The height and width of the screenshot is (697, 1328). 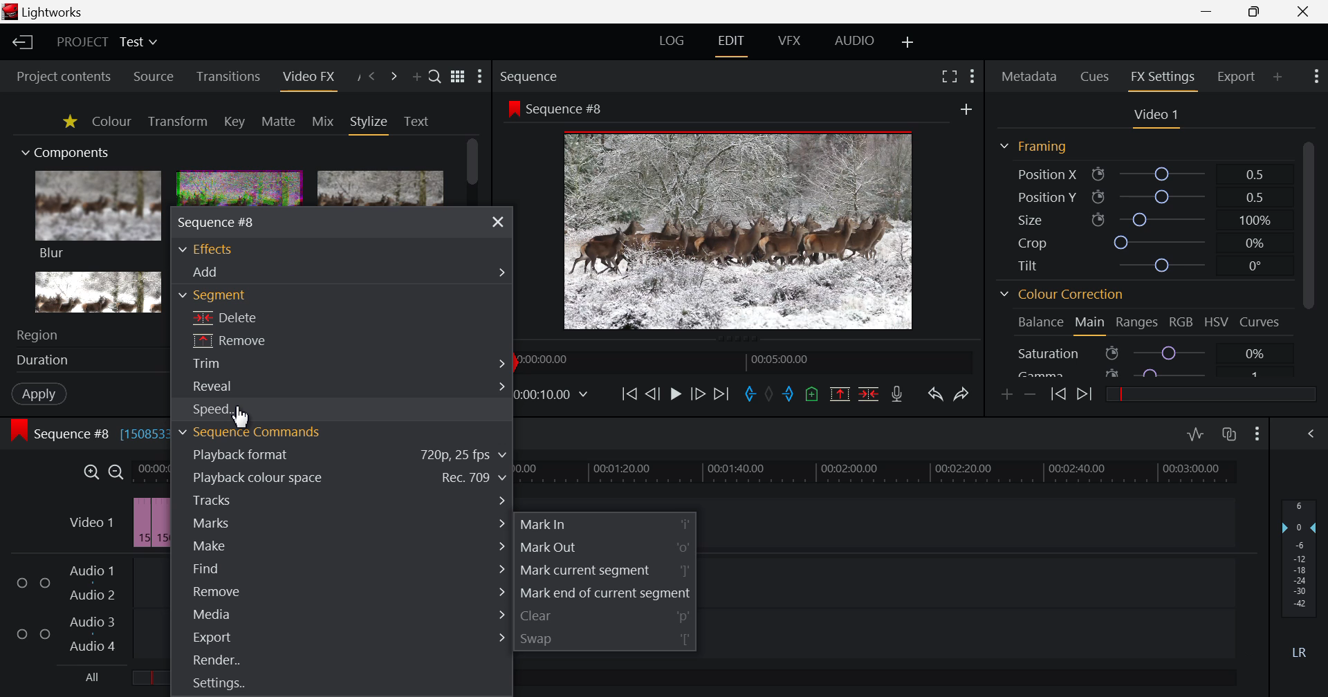 What do you see at coordinates (67, 154) in the screenshot?
I see `Components` at bounding box center [67, 154].